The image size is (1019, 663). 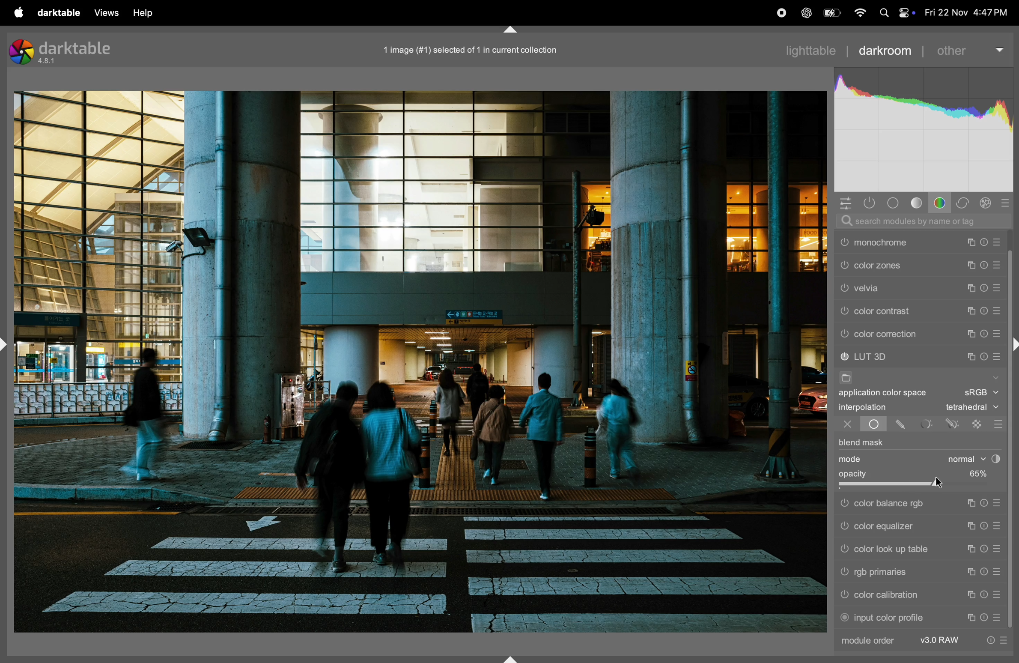 I want to click on cursor, so click(x=942, y=484).